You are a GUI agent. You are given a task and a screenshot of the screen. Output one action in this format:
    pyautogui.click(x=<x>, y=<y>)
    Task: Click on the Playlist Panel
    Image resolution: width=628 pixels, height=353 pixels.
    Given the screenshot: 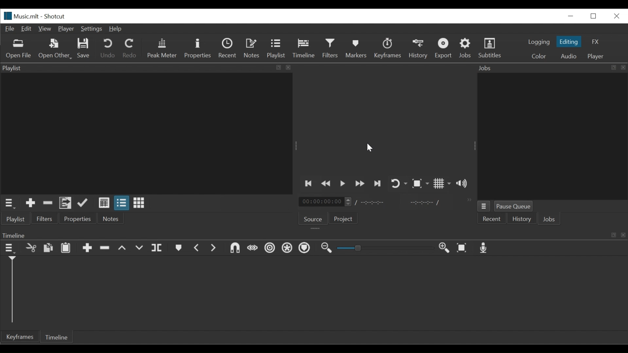 What is the action you would take?
    pyautogui.click(x=147, y=68)
    